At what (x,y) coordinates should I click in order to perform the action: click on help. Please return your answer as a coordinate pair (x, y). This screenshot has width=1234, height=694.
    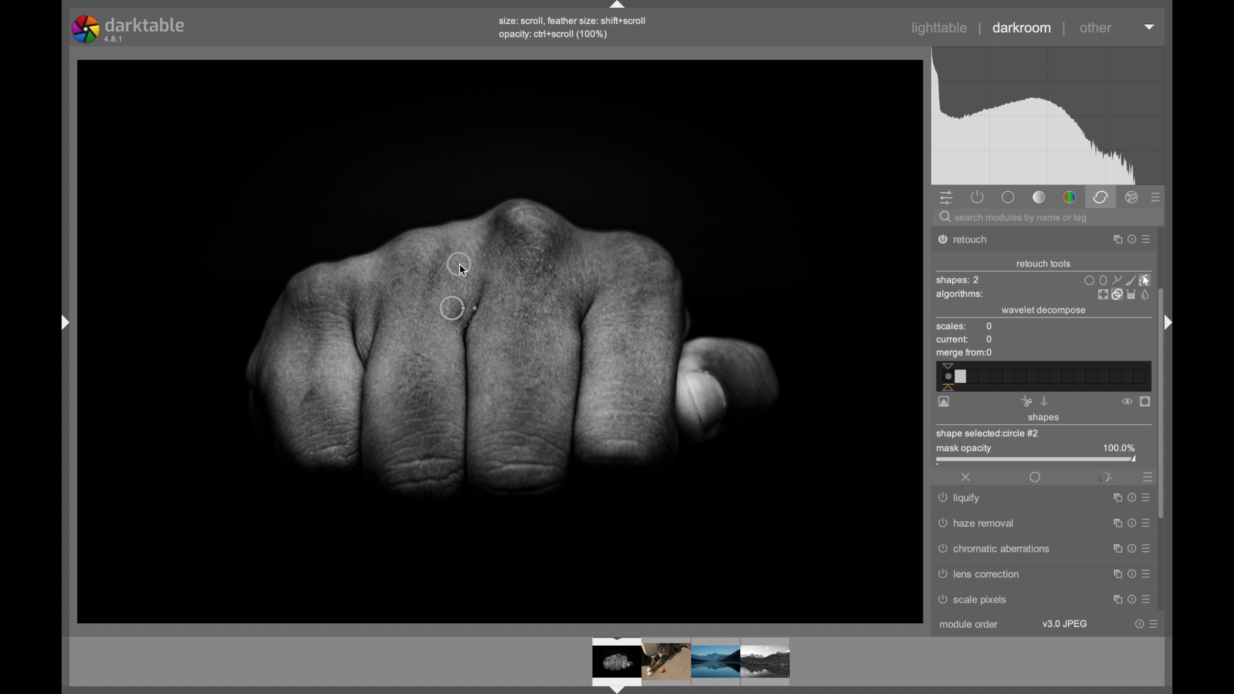
    Looking at the image, I should click on (1131, 600).